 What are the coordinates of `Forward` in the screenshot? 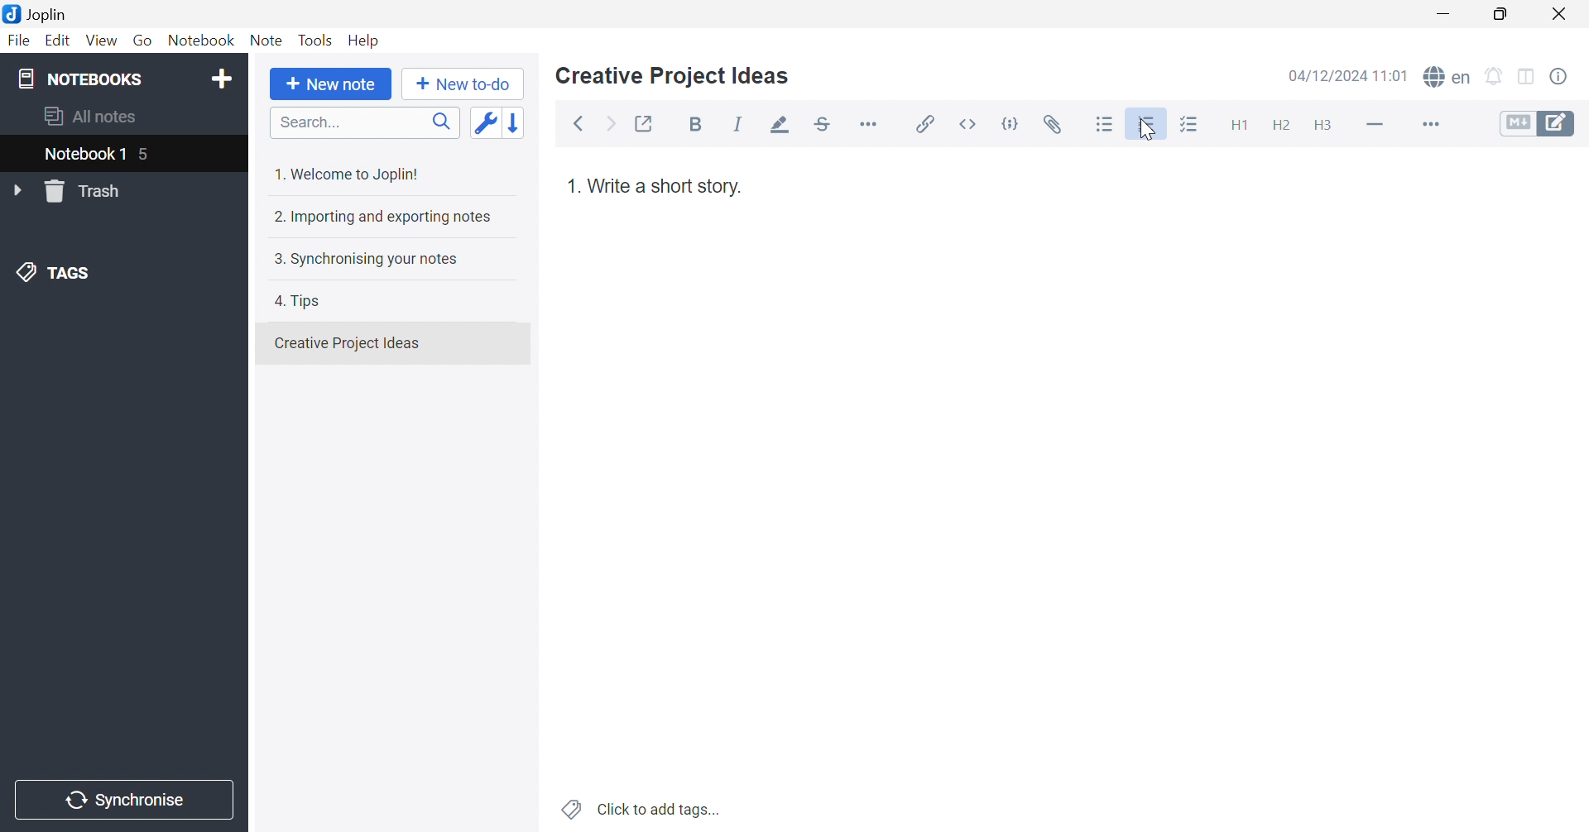 It's located at (609, 127).